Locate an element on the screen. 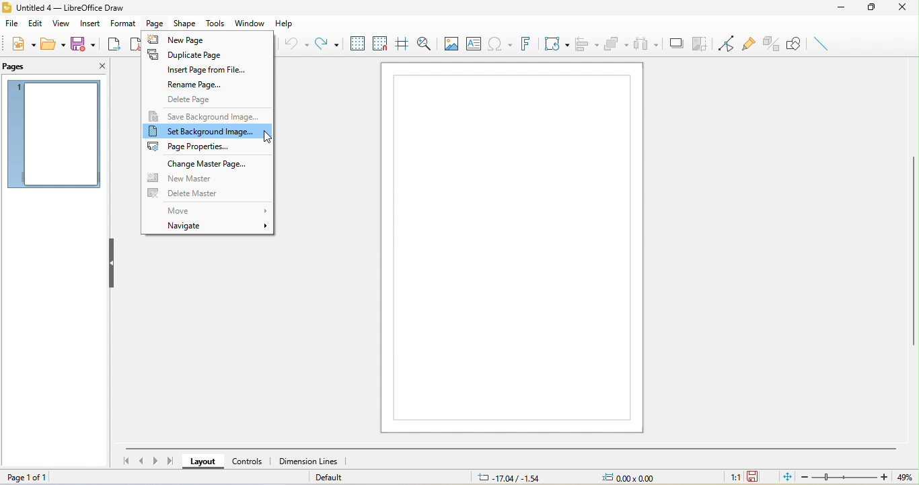 The height and width of the screenshot is (485, 919). insert is located at coordinates (91, 24).